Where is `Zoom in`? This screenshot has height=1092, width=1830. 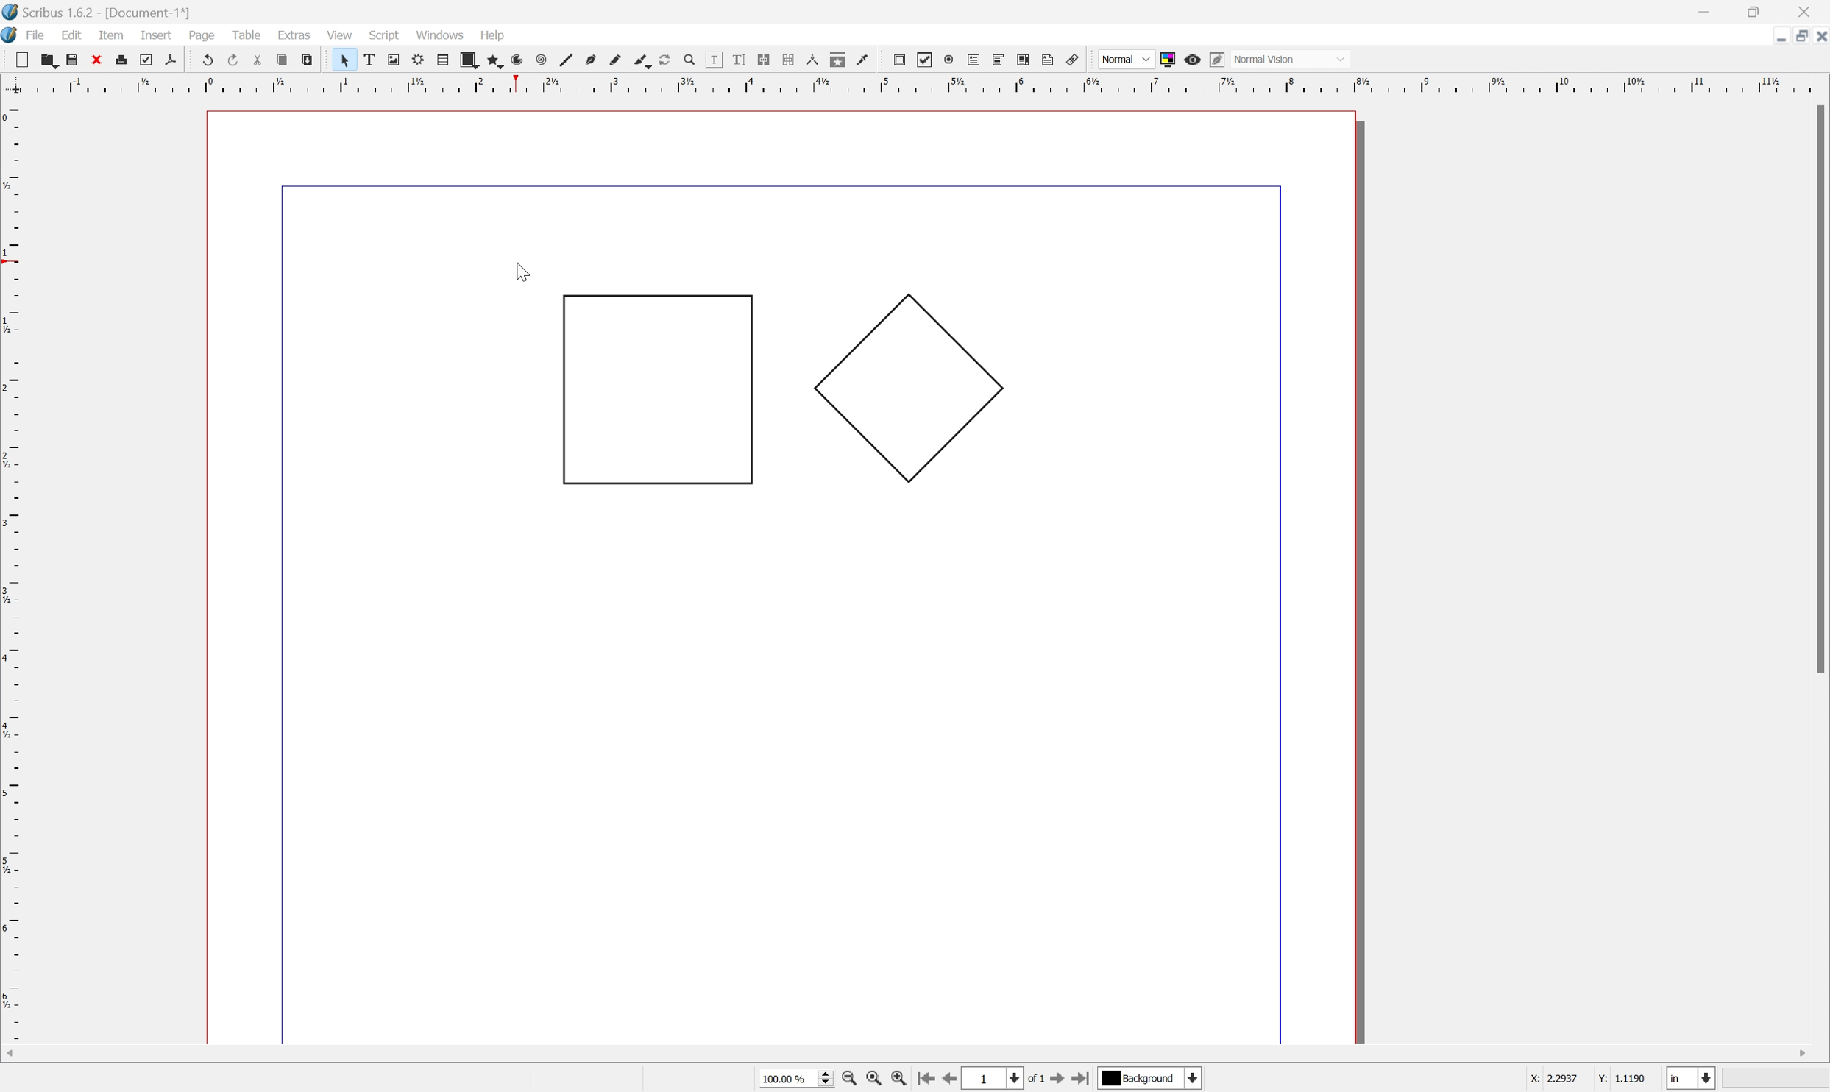 Zoom in is located at coordinates (848, 1079).